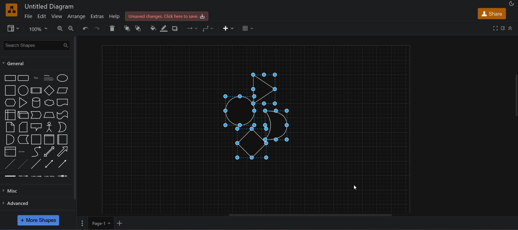 This screenshot has width=518, height=230. What do you see at coordinates (49, 90) in the screenshot?
I see `diamond` at bounding box center [49, 90].